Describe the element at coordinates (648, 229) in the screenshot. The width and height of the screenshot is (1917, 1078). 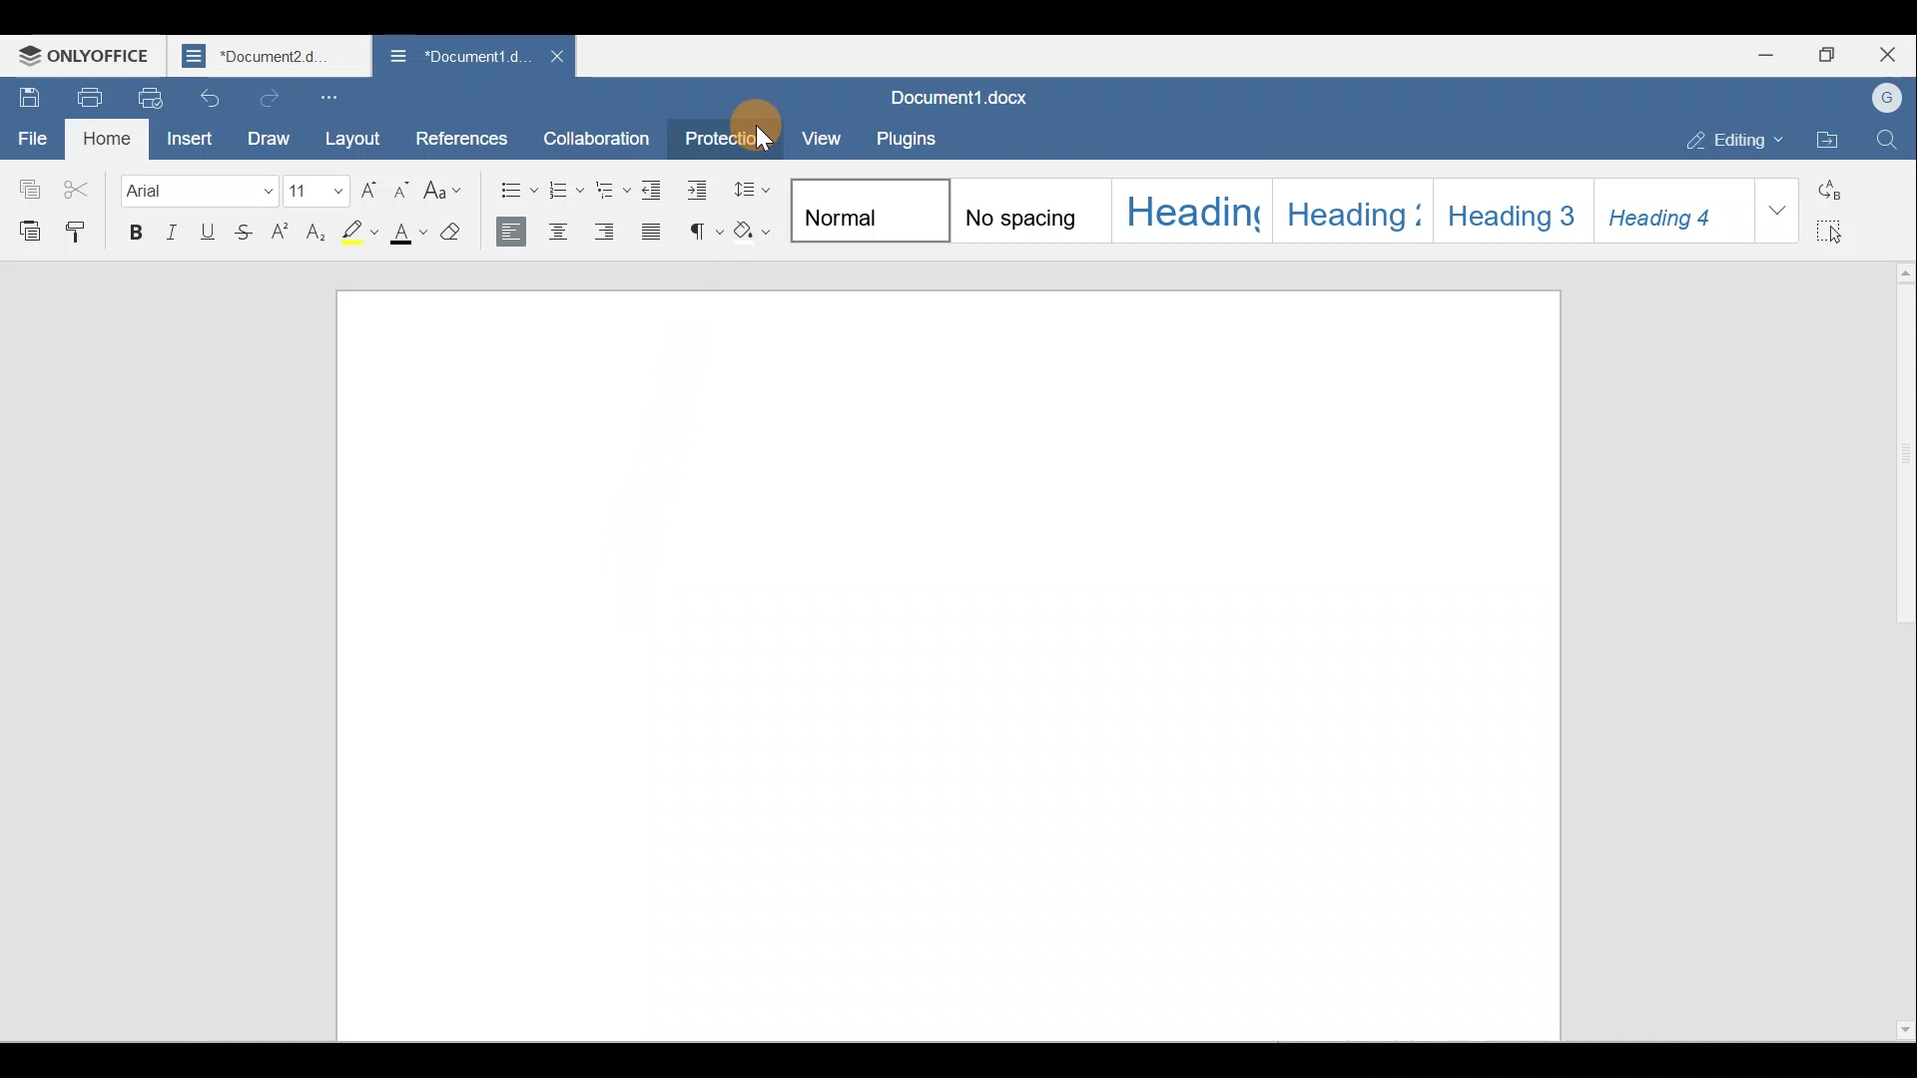
I see `Justified` at that location.